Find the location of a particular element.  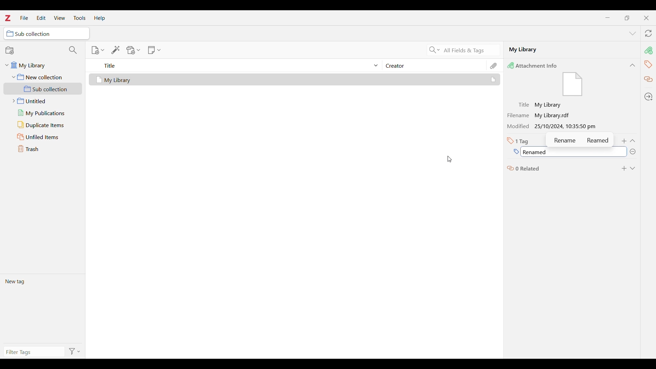

New item options is located at coordinates (98, 50).